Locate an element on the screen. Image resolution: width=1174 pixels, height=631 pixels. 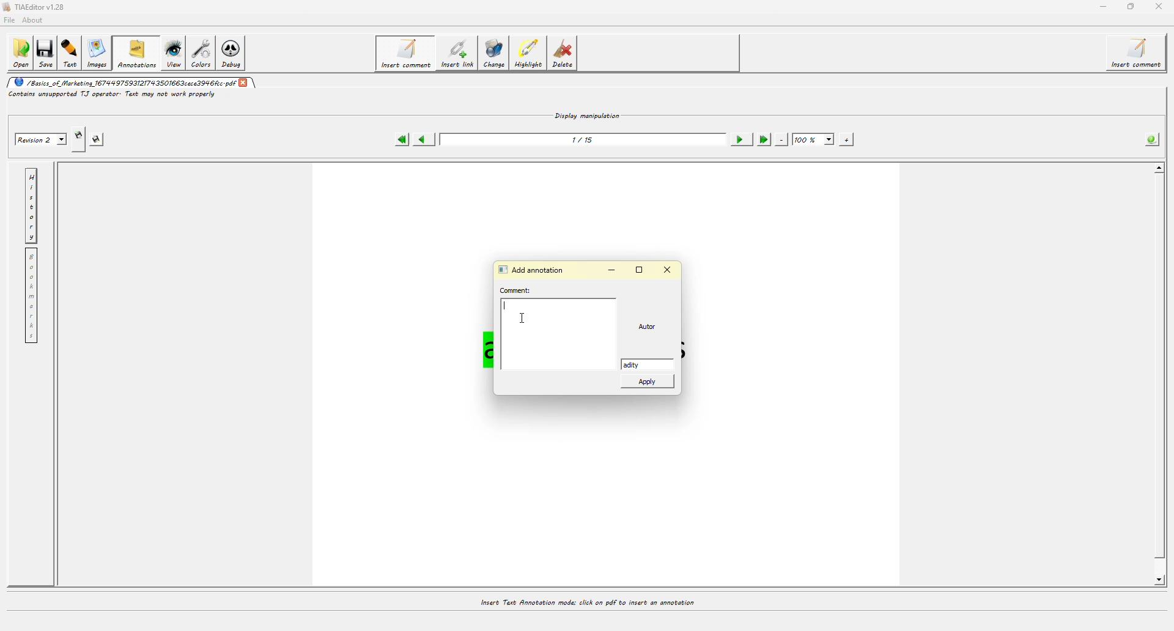
minimize is located at coordinates (615, 271).